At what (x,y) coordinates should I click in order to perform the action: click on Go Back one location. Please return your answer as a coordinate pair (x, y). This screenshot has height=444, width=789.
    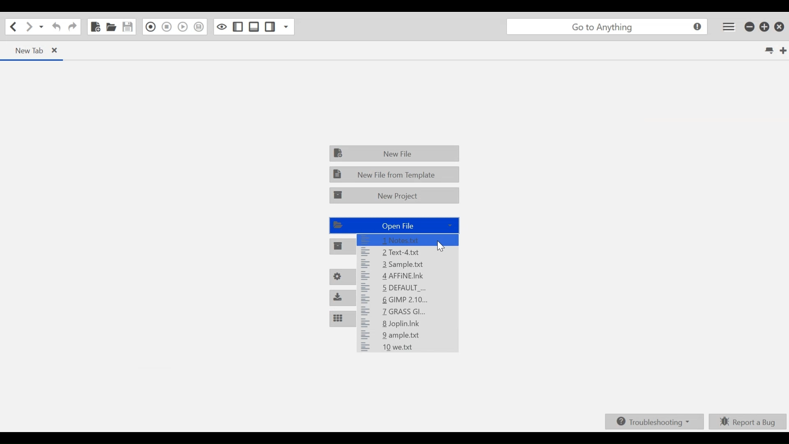
    Looking at the image, I should click on (13, 26).